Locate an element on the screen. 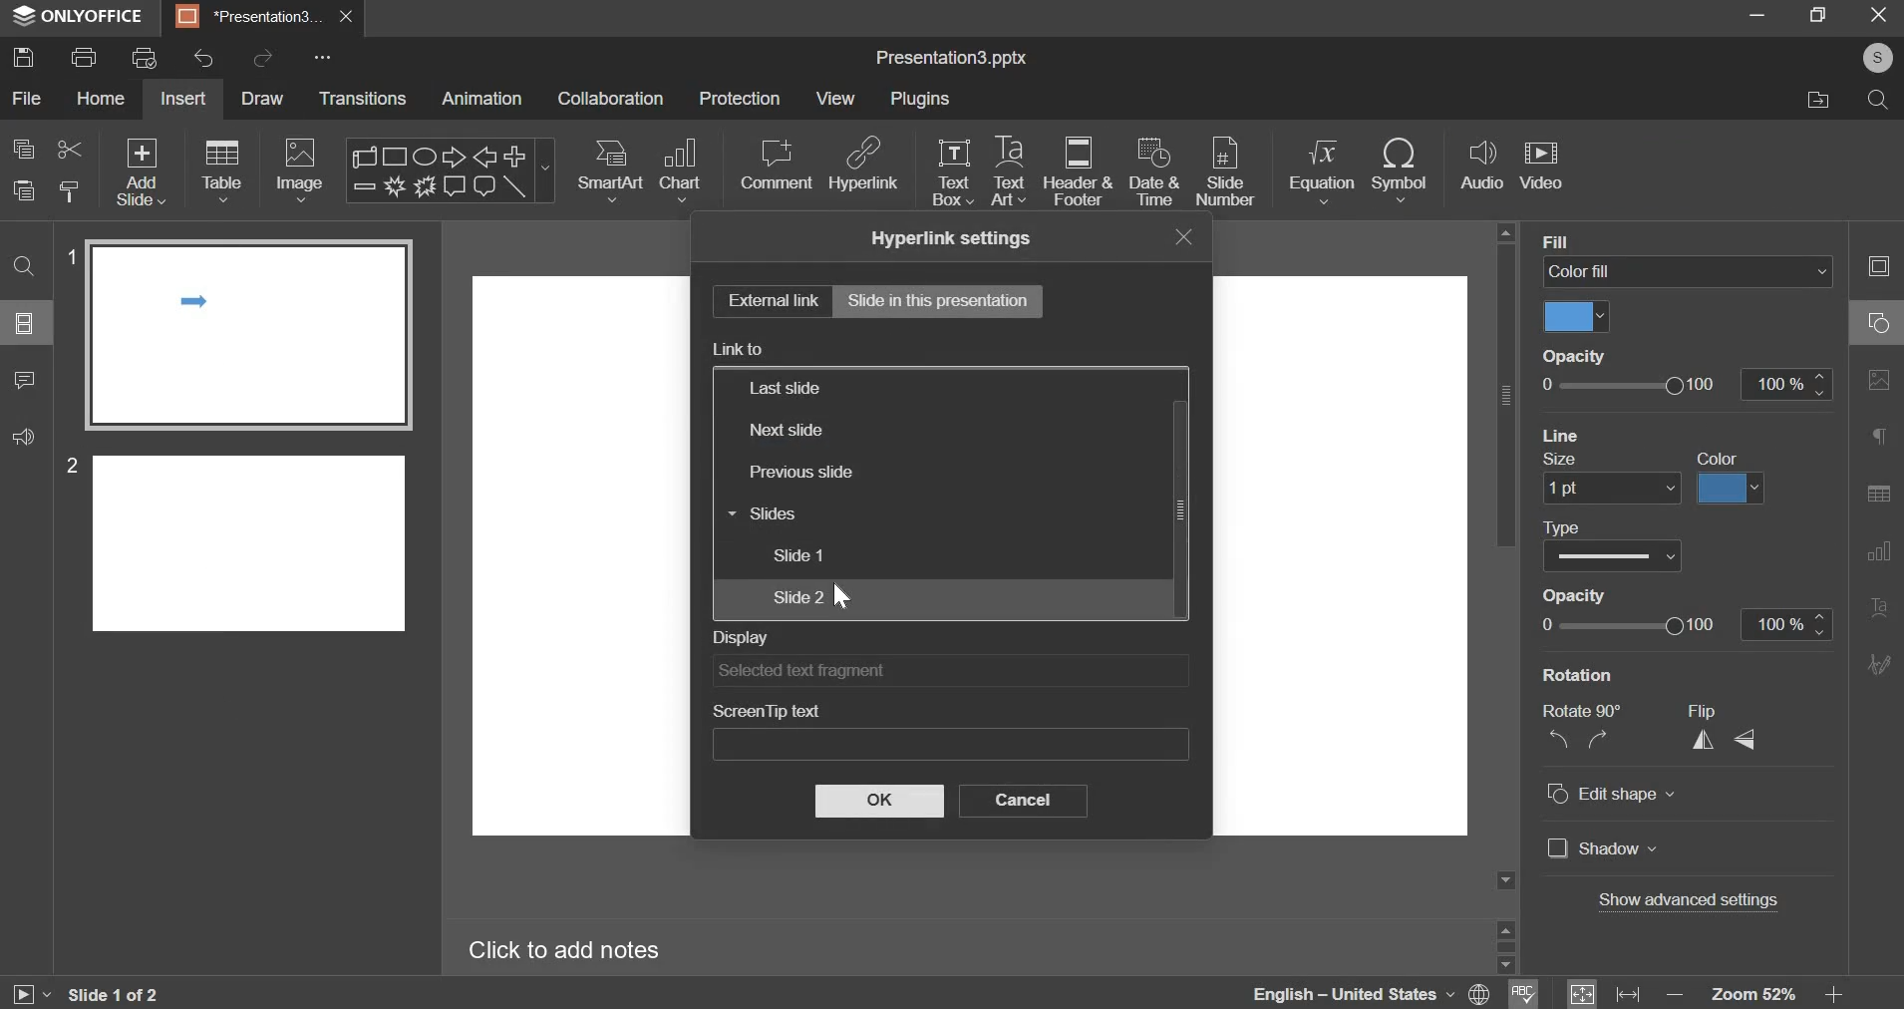 Image resolution: width=1904 pixels, height=1009 pixels. ellipse is located at coordinates (423, 155).